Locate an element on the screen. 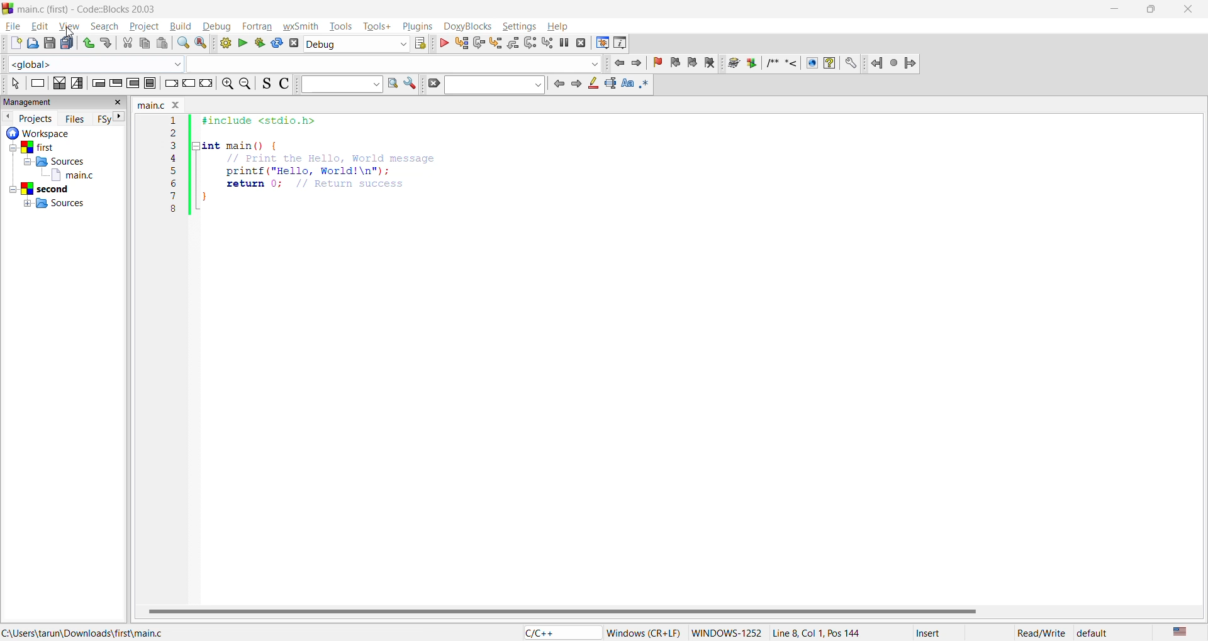  jump back is located at coordinates (619, 63).